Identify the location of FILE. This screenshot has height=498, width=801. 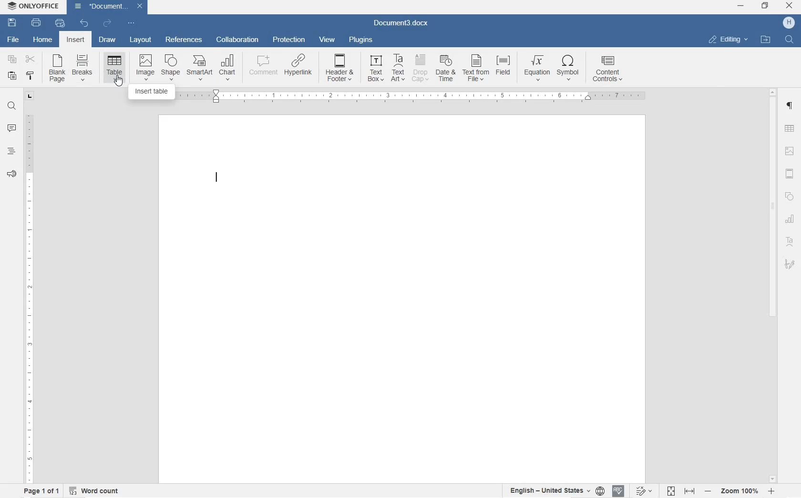
(11, 40).